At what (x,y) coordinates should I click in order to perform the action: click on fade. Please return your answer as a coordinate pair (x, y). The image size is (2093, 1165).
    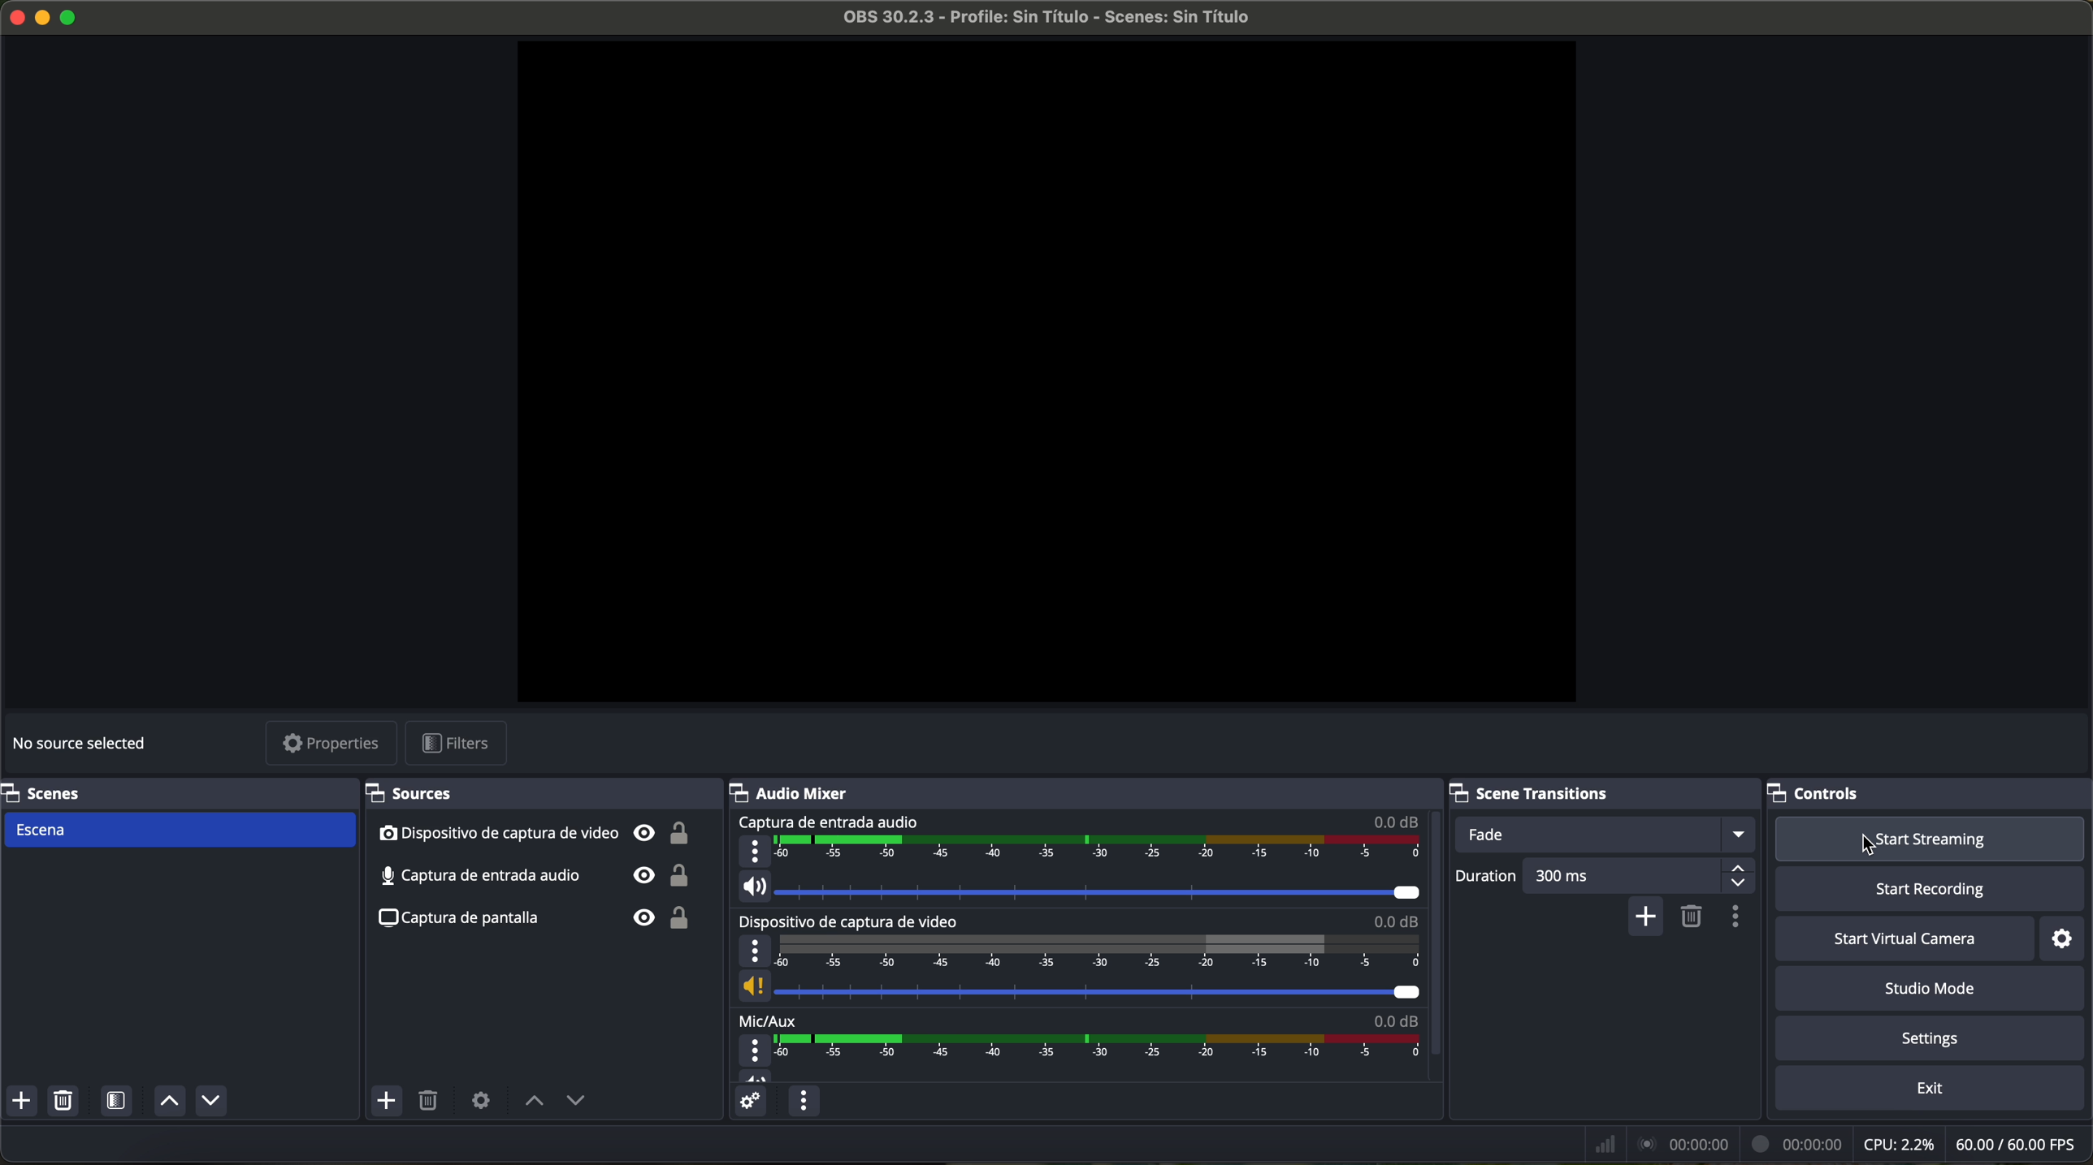
    Looking at the image, I should click on (1609, 835).